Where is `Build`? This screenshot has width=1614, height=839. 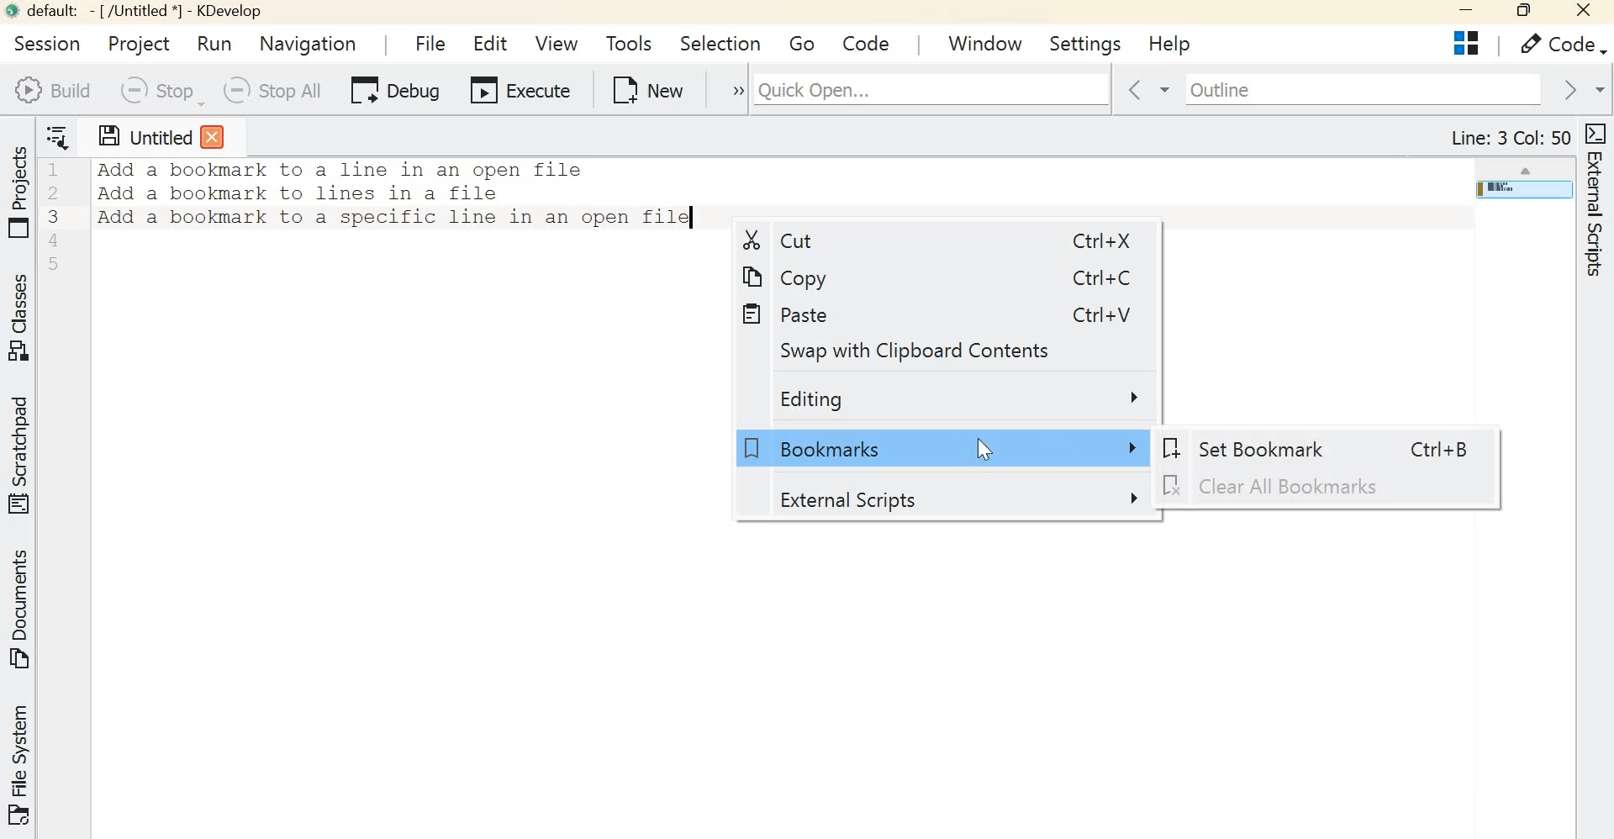
Build is located at coordinates (51, 90).